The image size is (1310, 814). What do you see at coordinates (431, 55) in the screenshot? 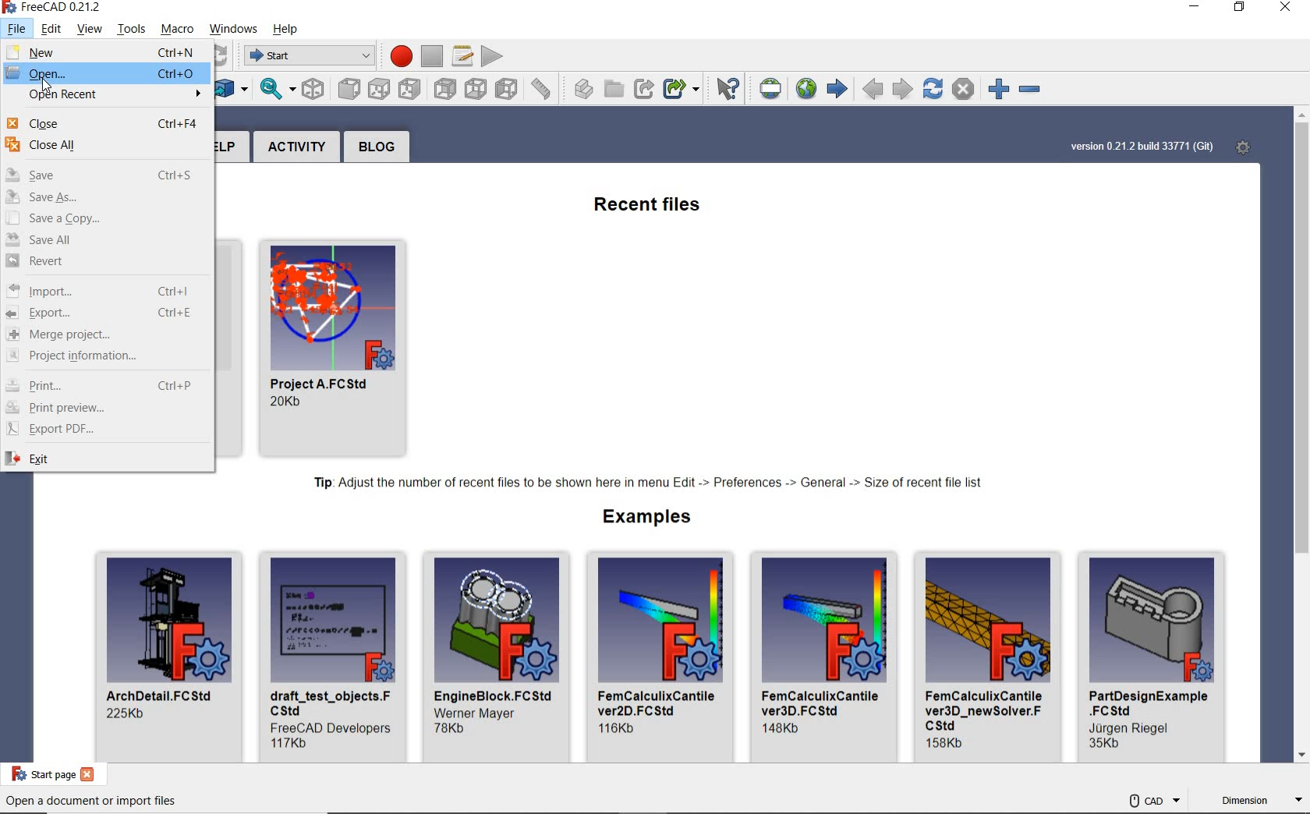
I see `STOP MACRO RECORDING` at bounding box center [431, 55].